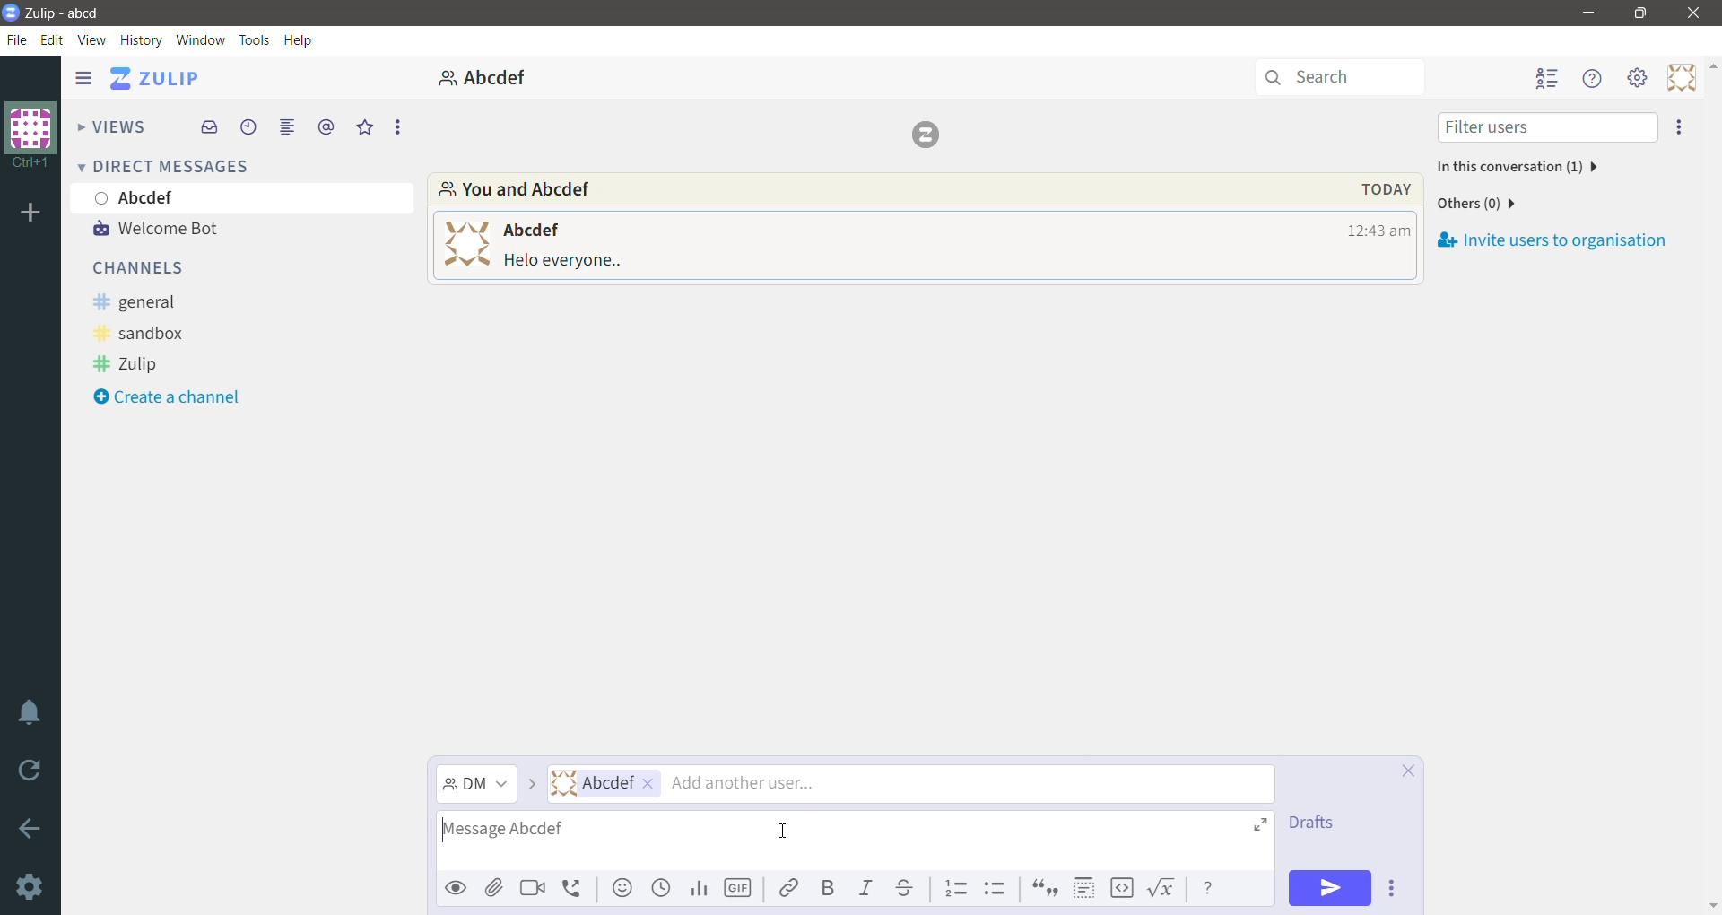 Image resolution: width=1722 pixels, height=915 pixels. I want to click on Numbered list, so click(955, 887).